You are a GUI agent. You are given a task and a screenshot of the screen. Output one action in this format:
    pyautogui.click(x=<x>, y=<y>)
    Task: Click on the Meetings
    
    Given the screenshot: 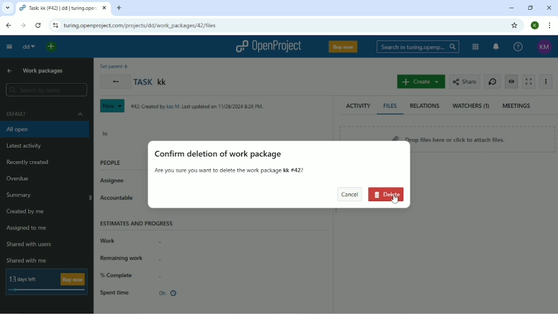 What is the action you would take?
    pyautogui.click(x=517, y=106)
    